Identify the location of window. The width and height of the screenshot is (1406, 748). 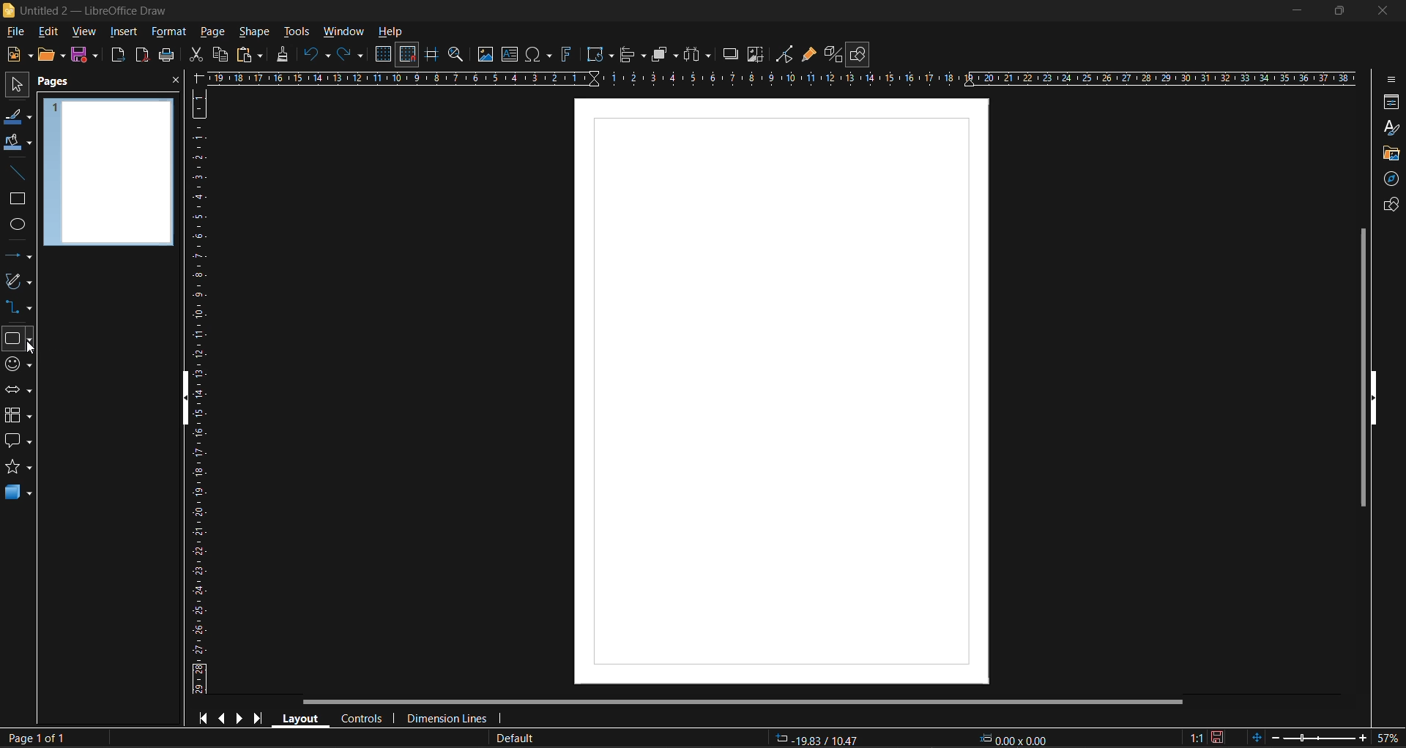
(342, 33).